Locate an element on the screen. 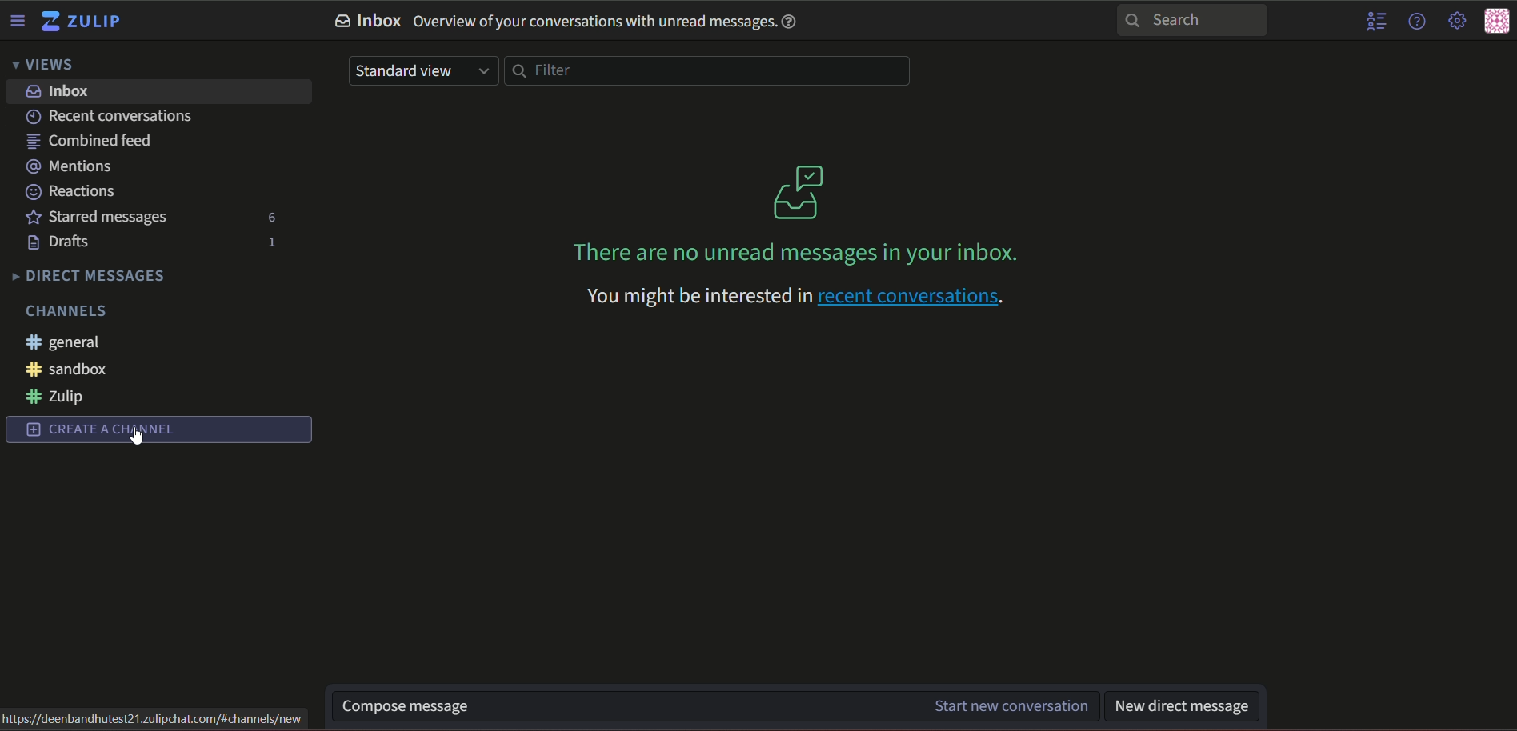  create a channel is located at coordinates (161, 431).